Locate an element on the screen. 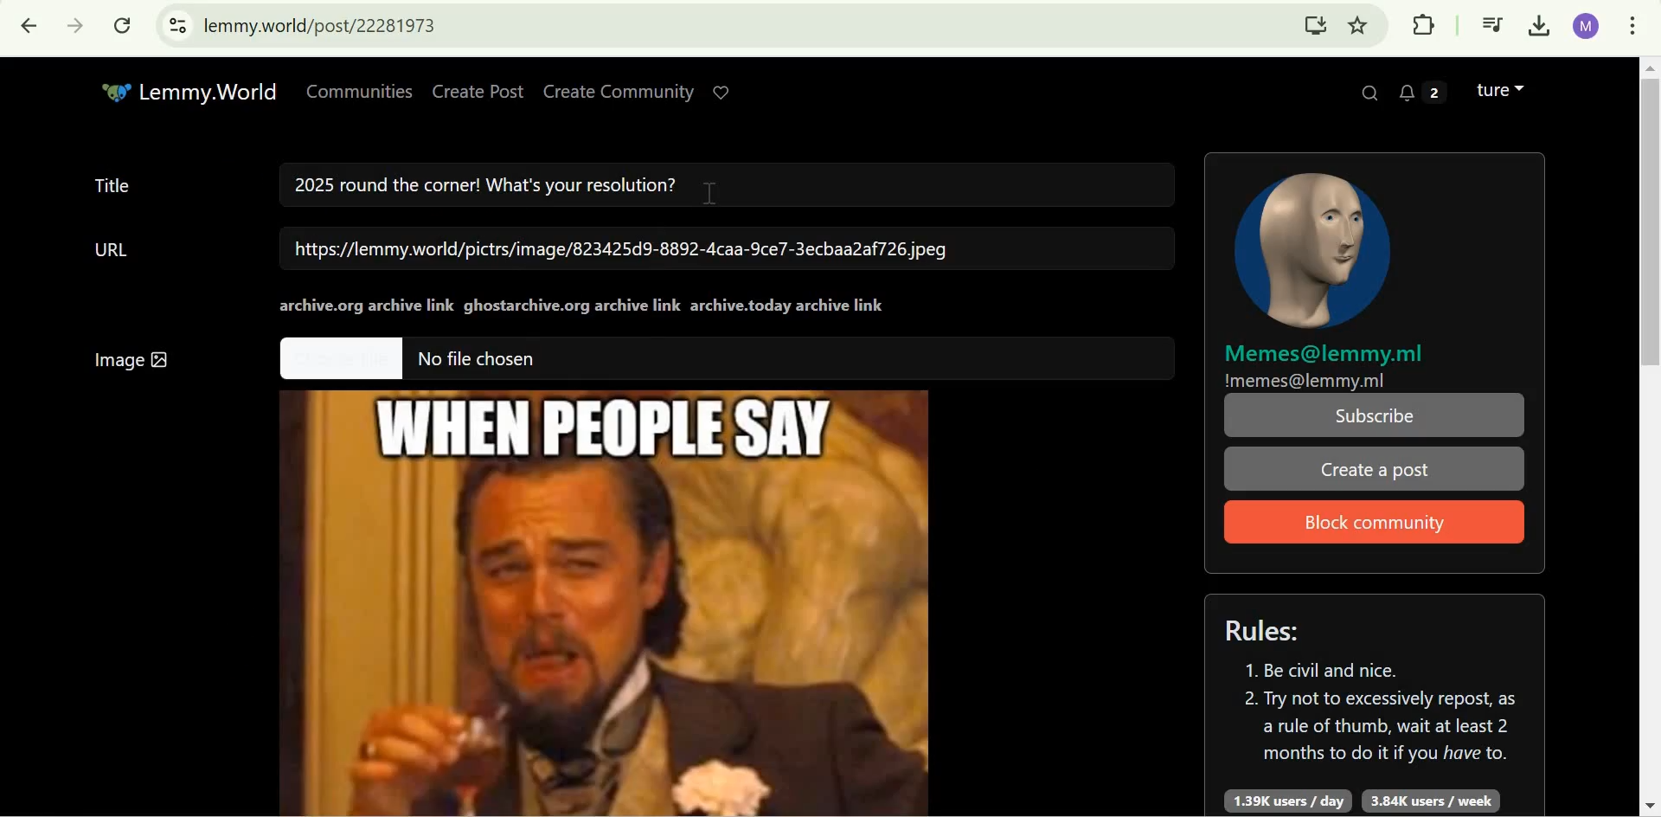  Click to go back, hold to see history is located at coordinates (30, 26).